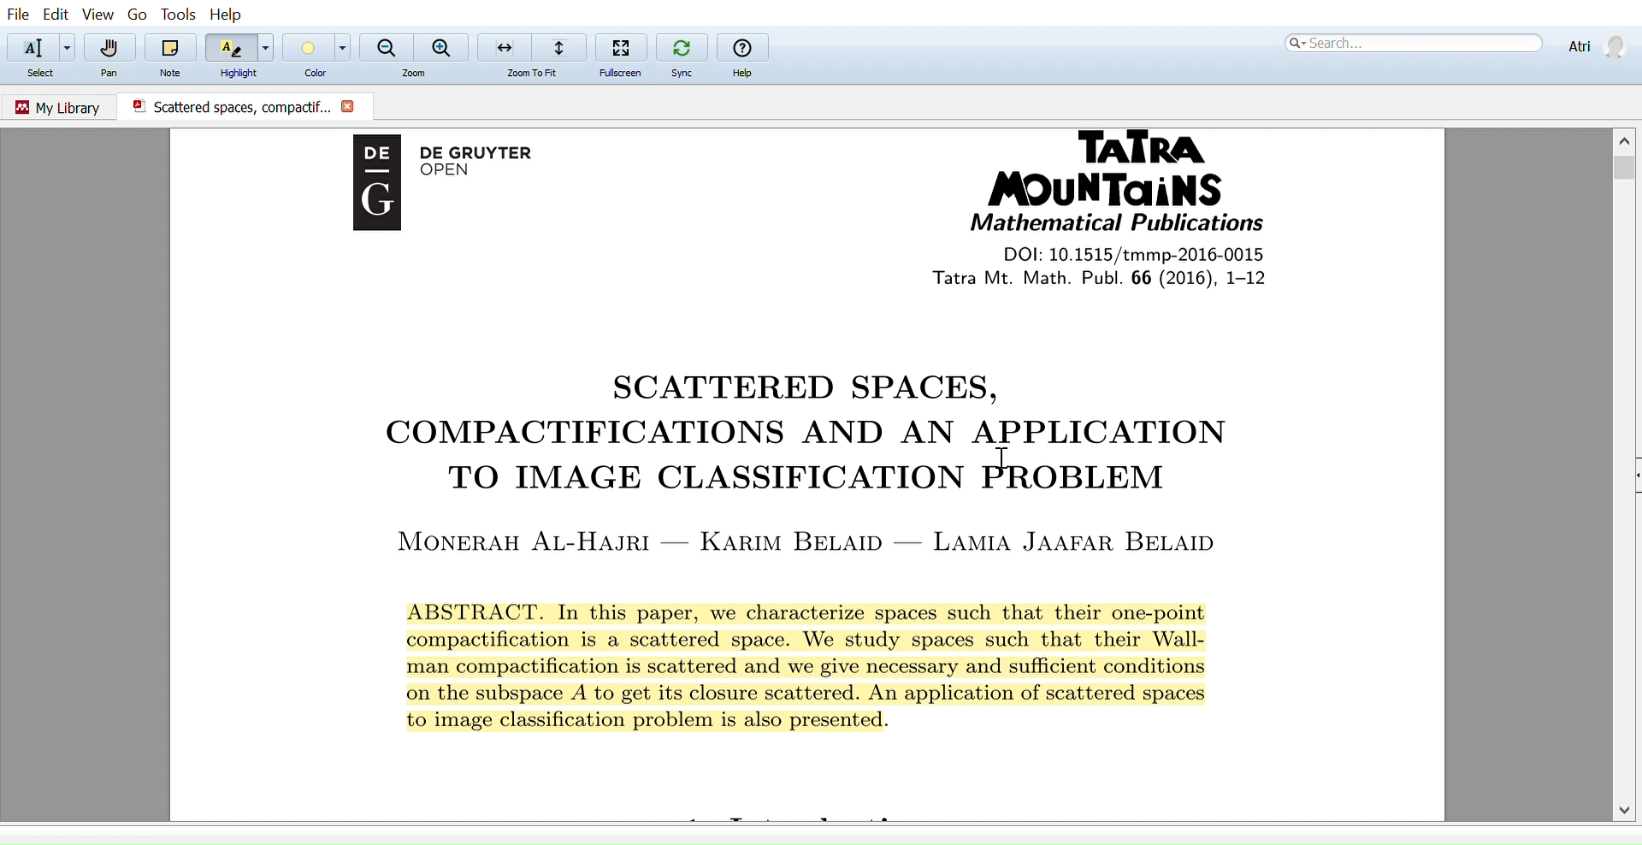 The height and width of the screenshot is (845, 1642). I want to click on Zoom to fit, so click(530, 46).